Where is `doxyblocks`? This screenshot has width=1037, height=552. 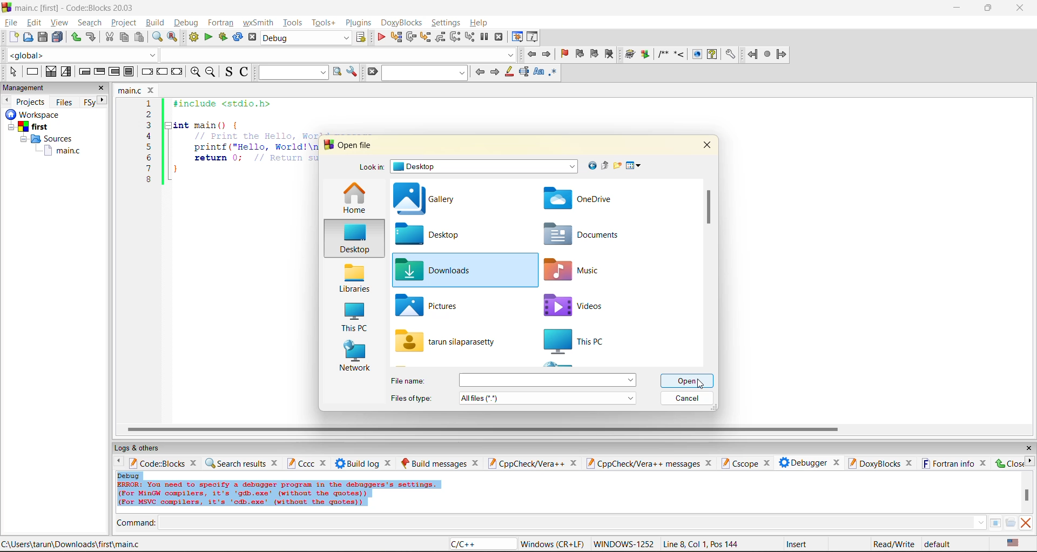
doxyblocks is located at coordinates (403, 23).